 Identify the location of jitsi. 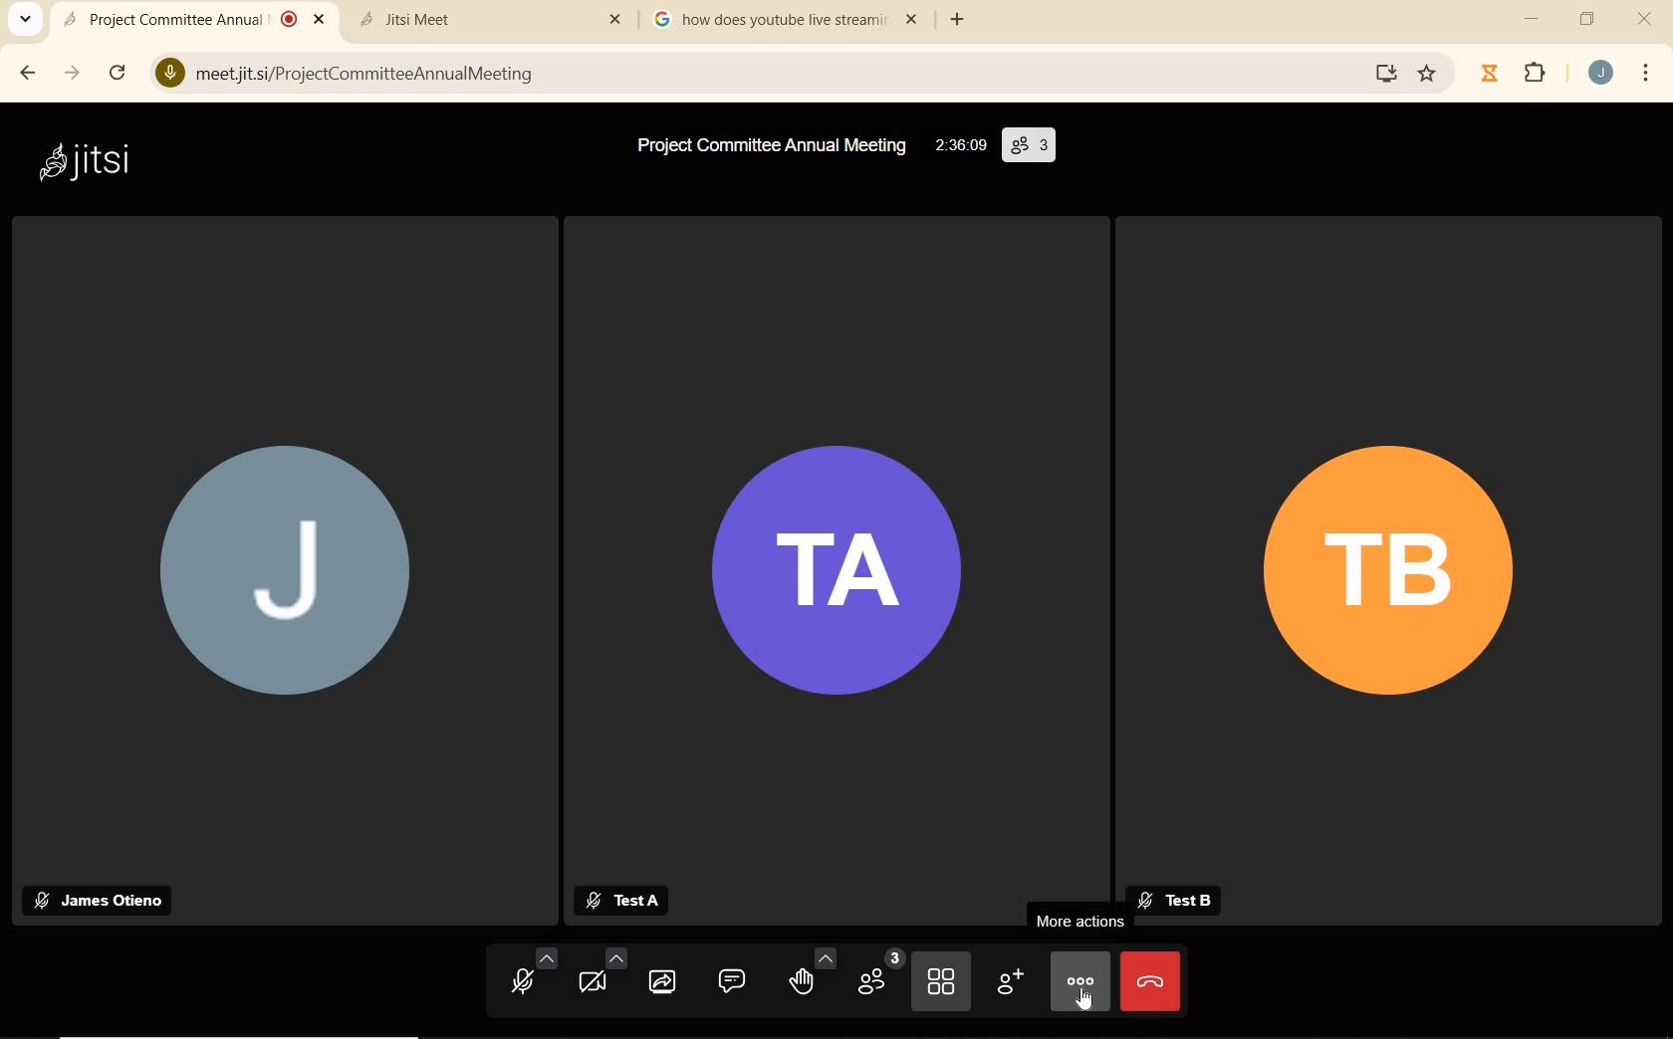
(92, 162).